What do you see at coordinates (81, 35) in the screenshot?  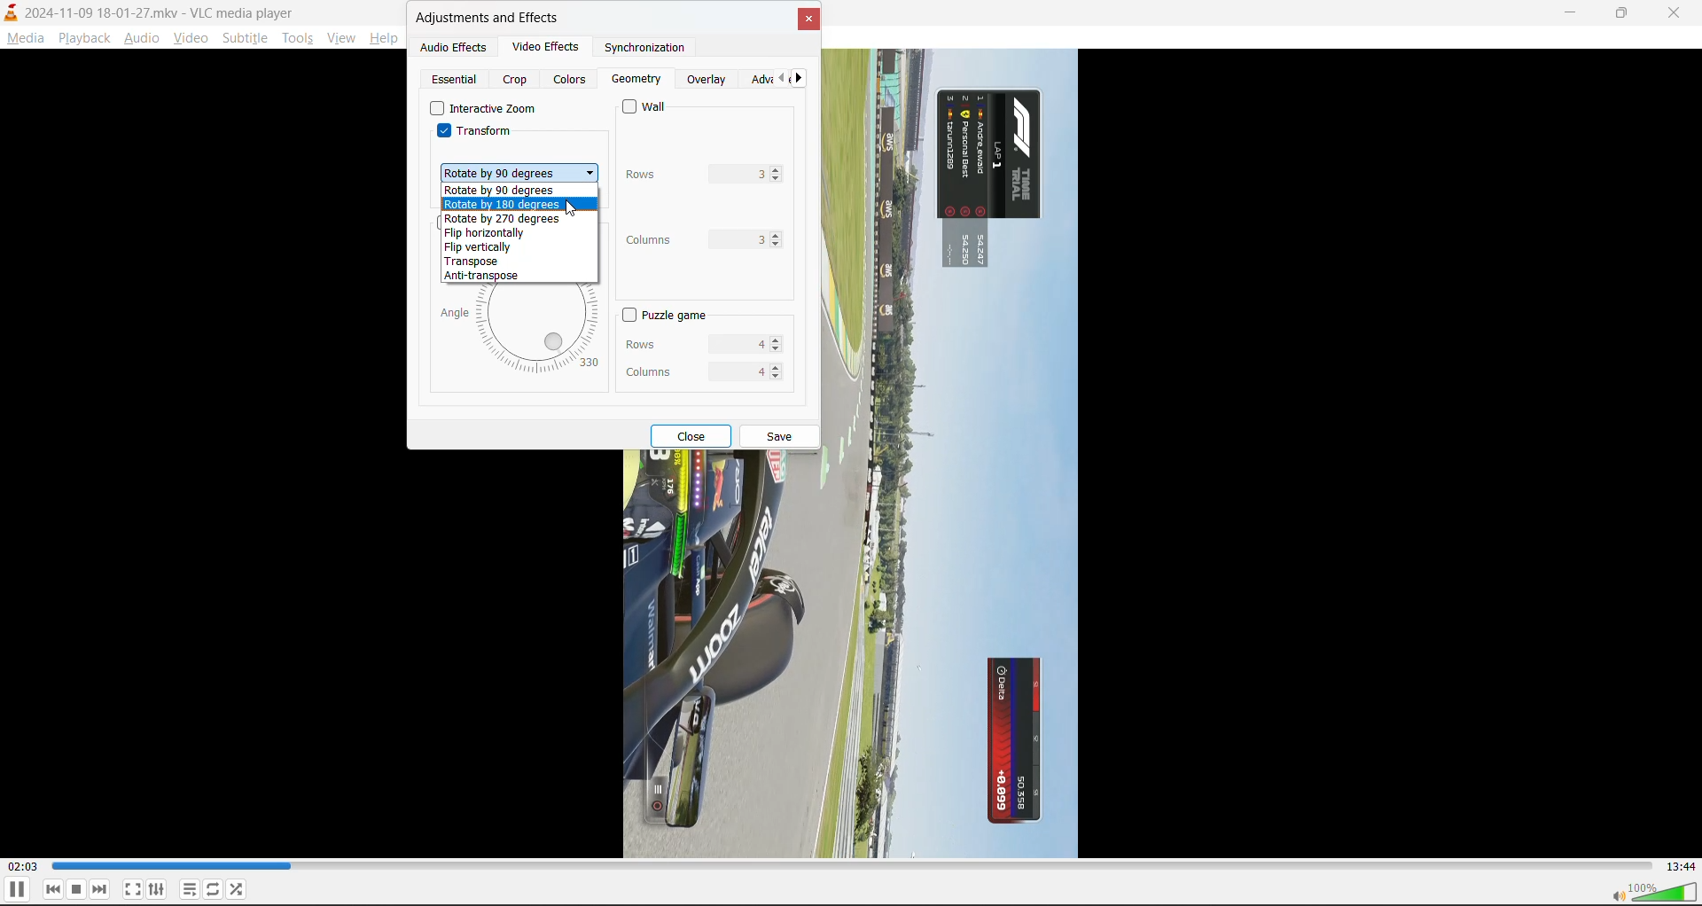 I see `playback` at bounding box center [81, 35].